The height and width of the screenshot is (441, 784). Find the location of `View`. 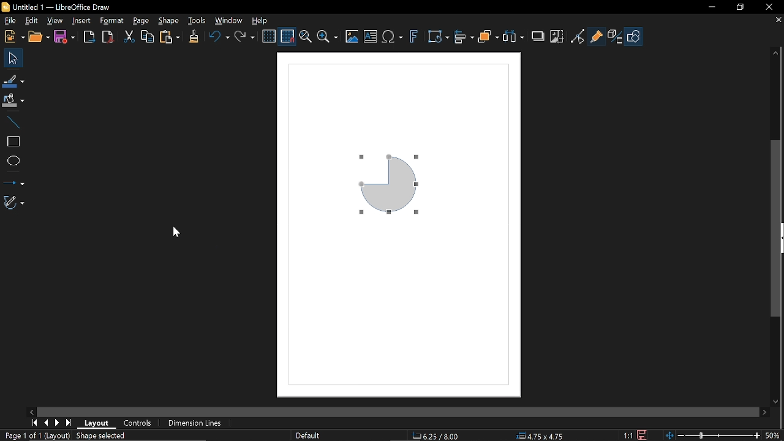

View is located at coordinates (54, 21).